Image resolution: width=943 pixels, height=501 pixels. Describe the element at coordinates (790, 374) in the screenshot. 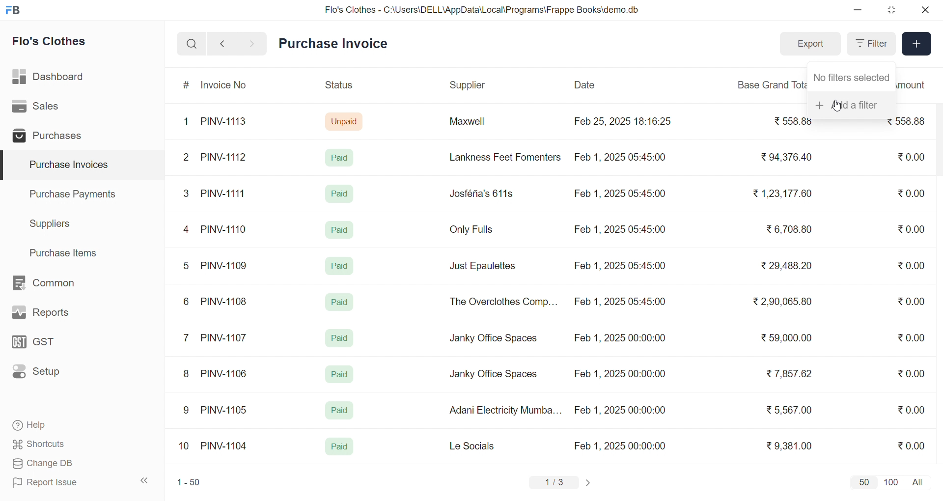

I see `₹ 7,857.62` at that location.